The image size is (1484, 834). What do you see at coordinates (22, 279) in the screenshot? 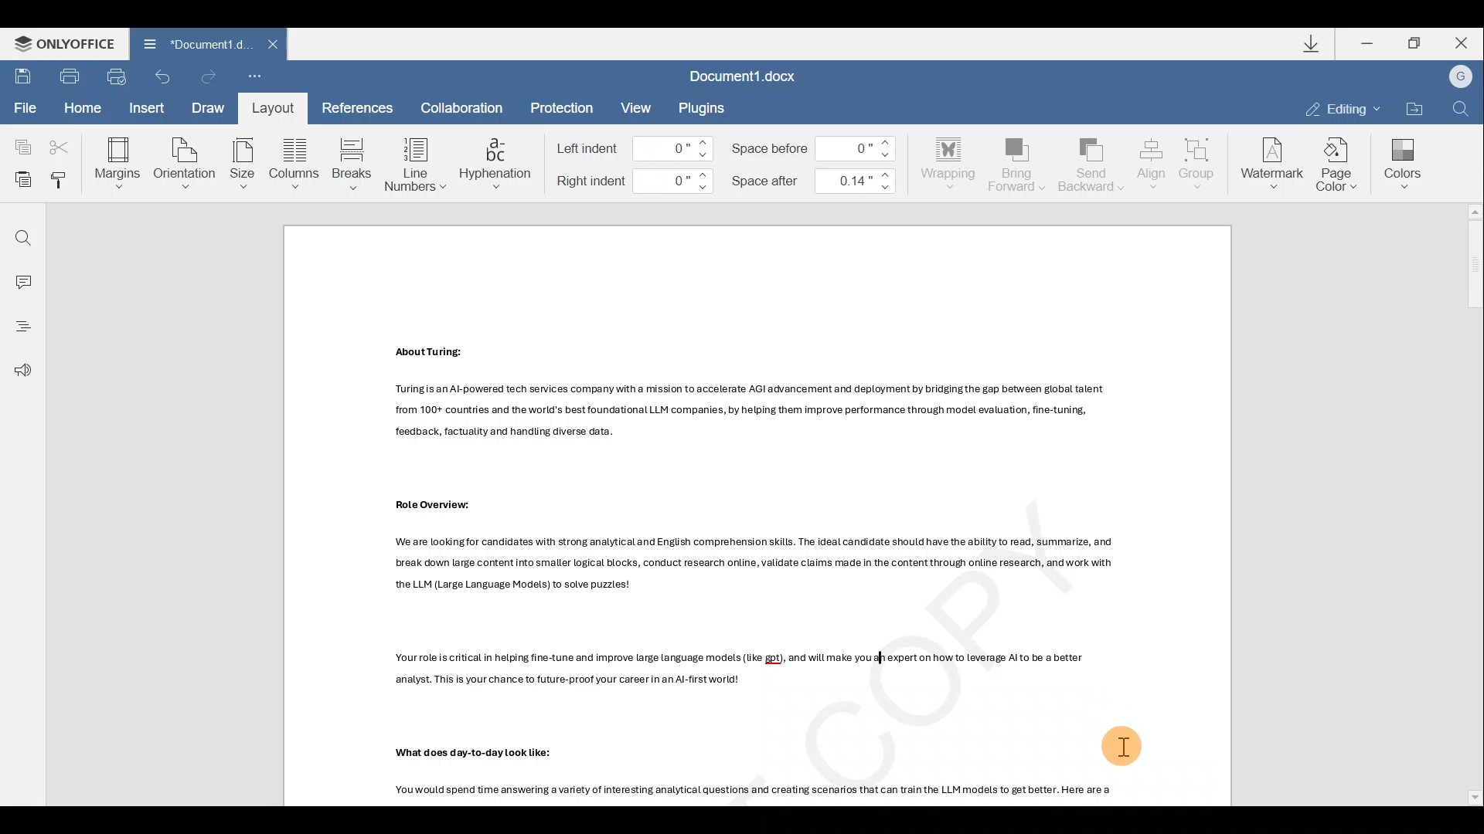
I see `Comment` at bounding box center [22, 279].